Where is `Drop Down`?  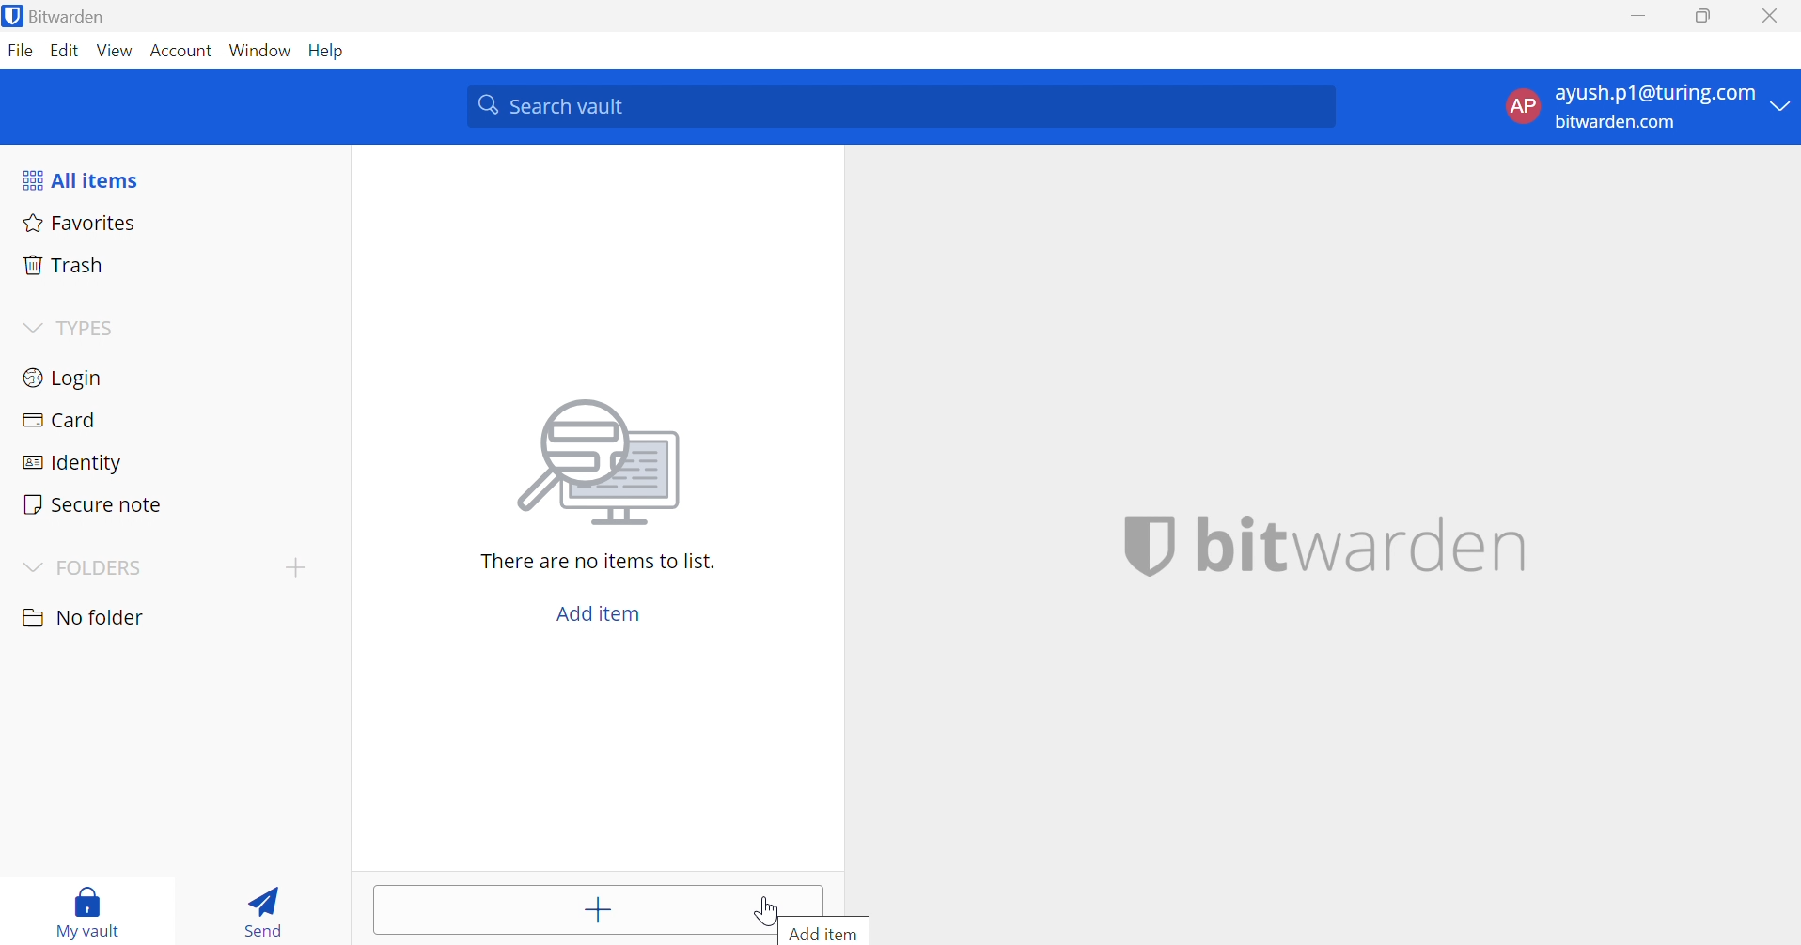
Drop Down is located at coordinates (32, 328).